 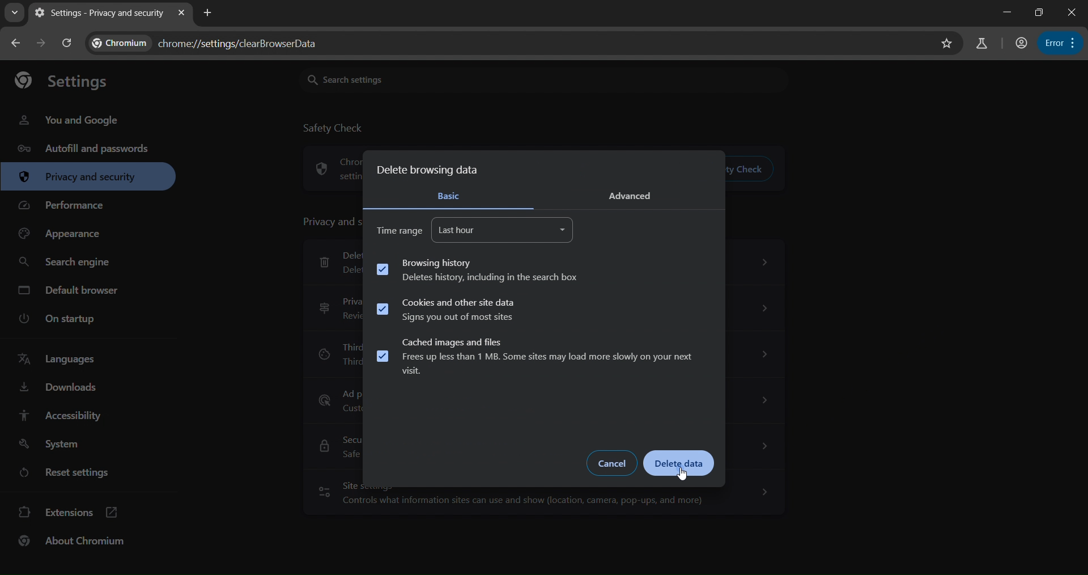 I want to click on about chromium, so click(x=72, y=541).